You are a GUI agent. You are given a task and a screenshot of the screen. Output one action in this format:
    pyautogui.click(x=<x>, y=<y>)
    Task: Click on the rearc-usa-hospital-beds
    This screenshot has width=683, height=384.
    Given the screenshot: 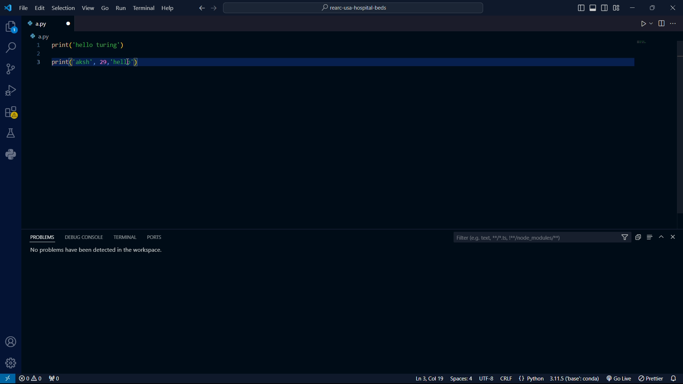 What is the action you would take?
    pyautogui.click(x=354, y=9)
    